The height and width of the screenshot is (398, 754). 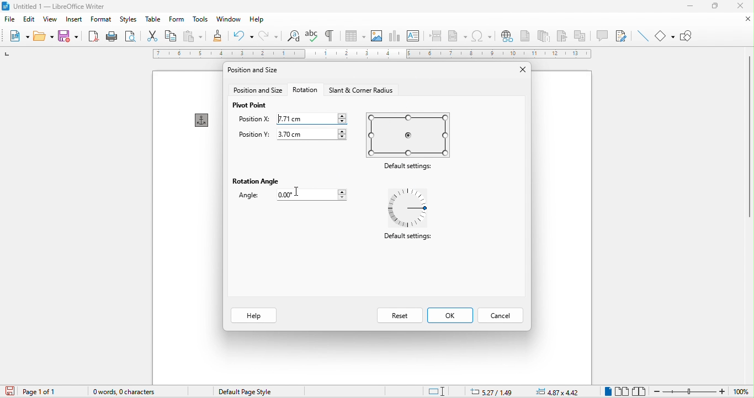 I want to click on 0.00 cm, so click(x=314, y=195).